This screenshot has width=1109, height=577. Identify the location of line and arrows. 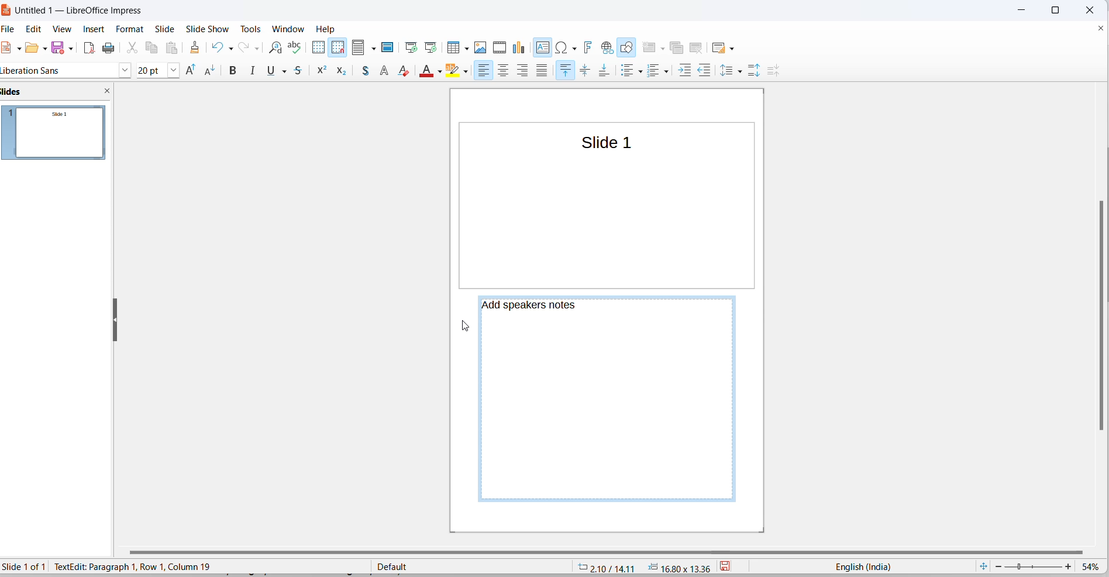
(168, 71).